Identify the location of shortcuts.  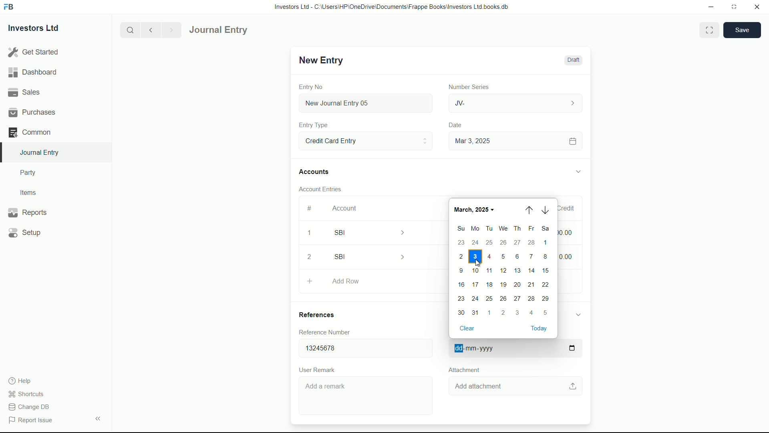
(28, 394).